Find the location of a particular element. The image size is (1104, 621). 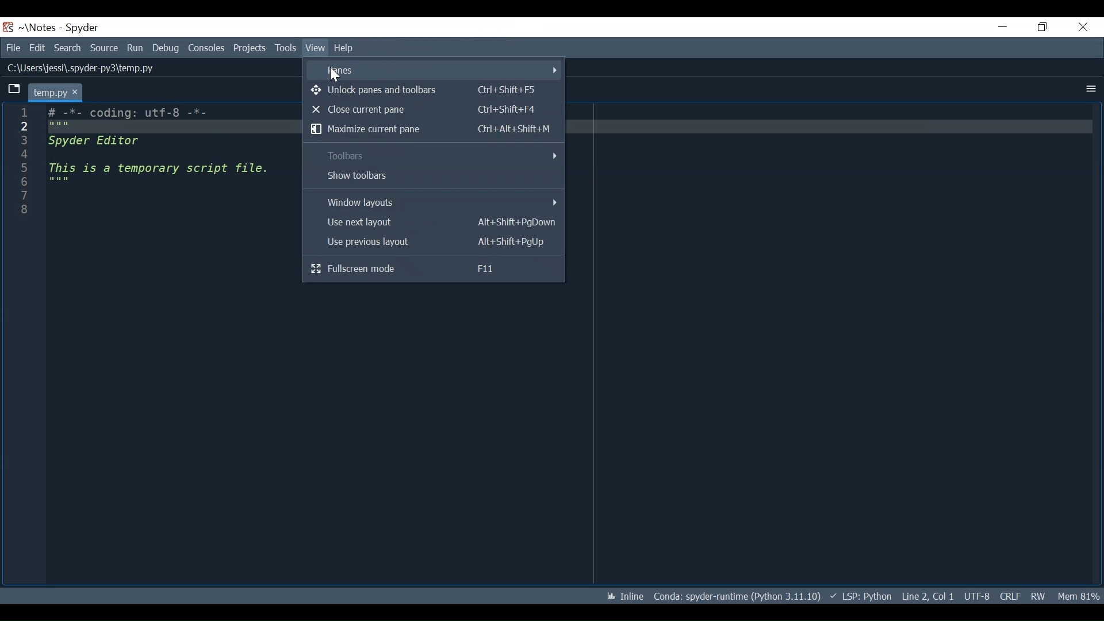

Toolbars is located at coordinates (435, 156).